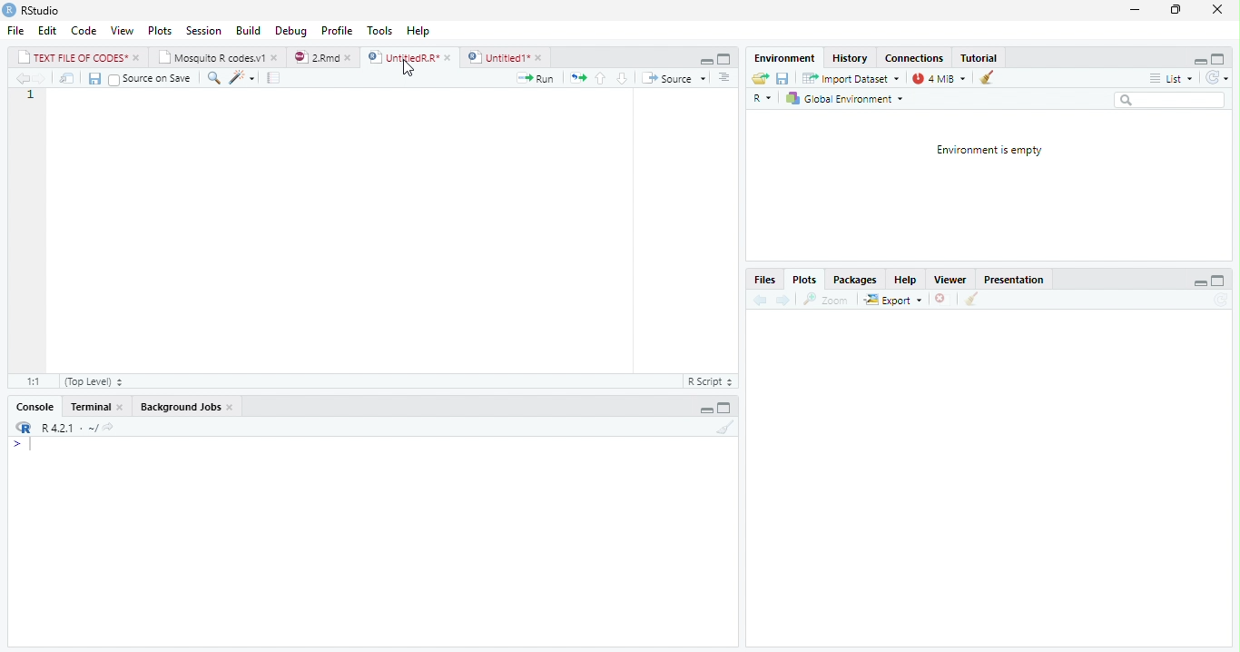 The height and width of the screenshot is (652, 1240). Describe the element at coordinates (851, 99) in the screenshot. I see ` Global Environment +` at that location.